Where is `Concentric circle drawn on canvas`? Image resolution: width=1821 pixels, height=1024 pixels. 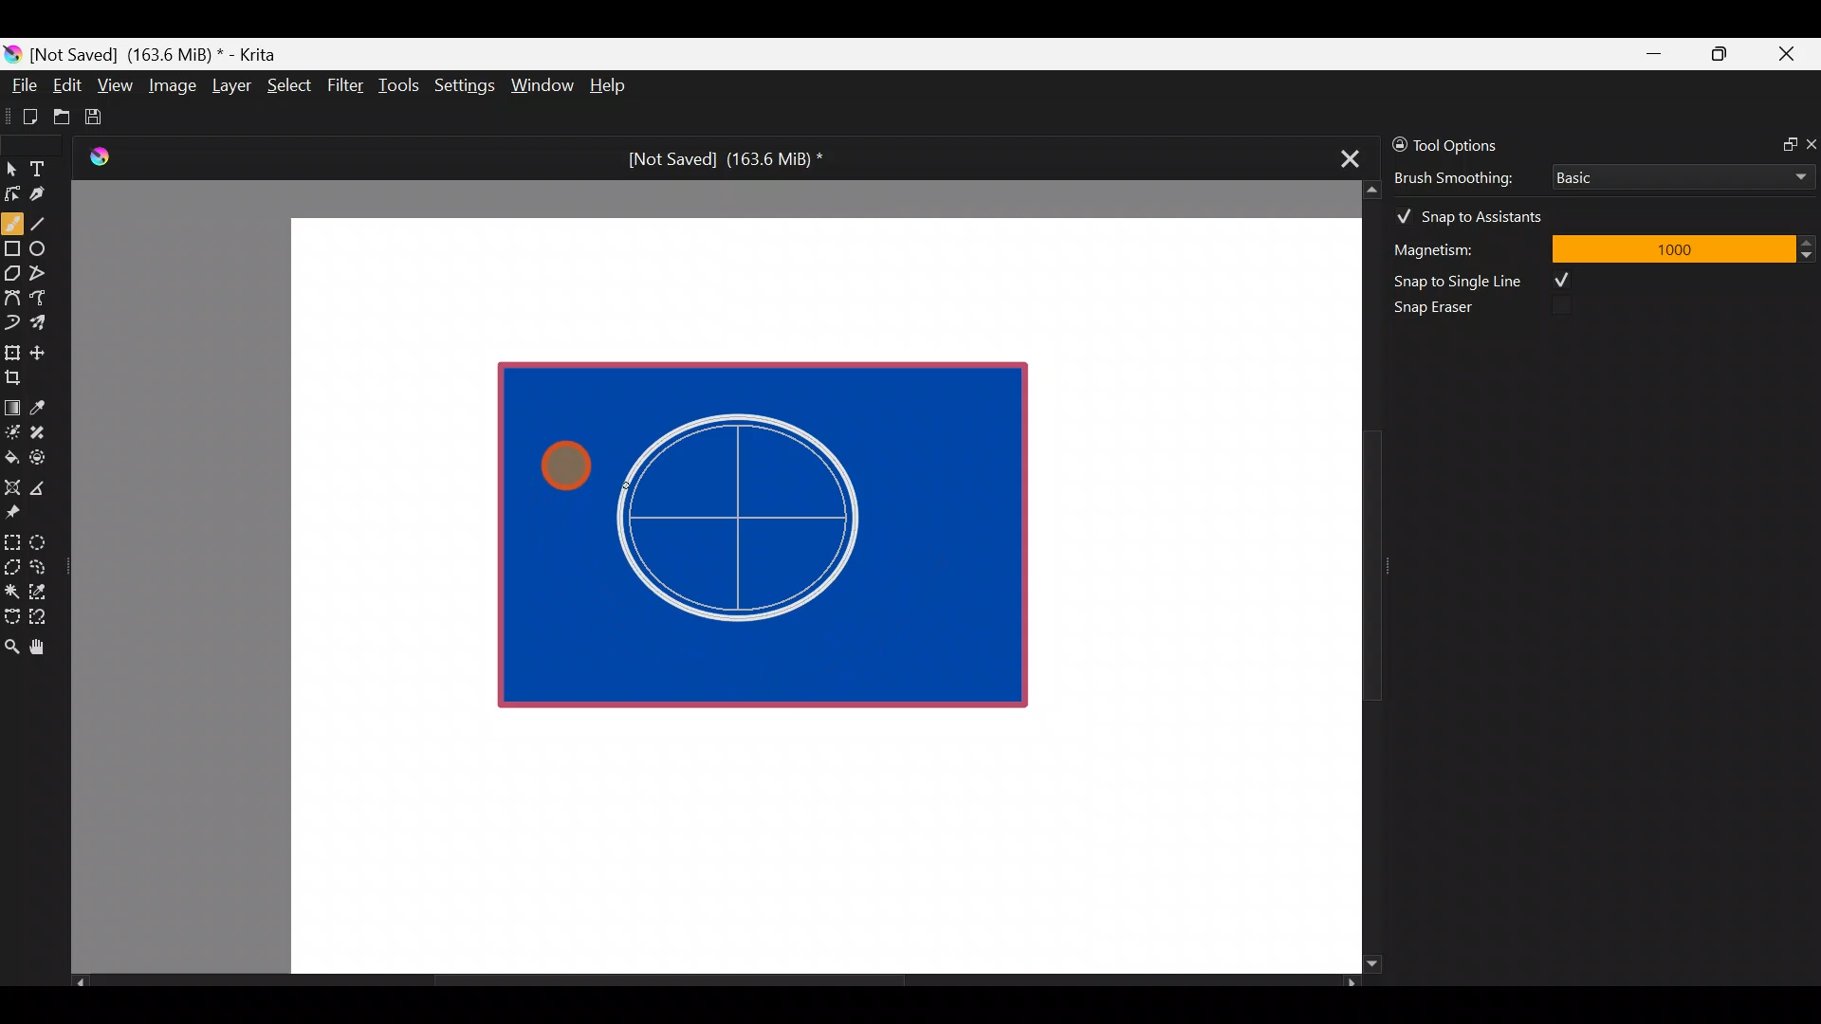
Concentric circle drawn on canvas is located at coordinates (752, 518).